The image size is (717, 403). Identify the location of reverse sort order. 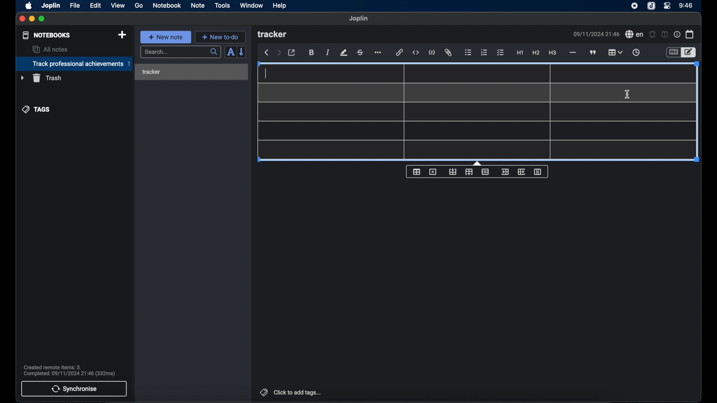
(242, 52).